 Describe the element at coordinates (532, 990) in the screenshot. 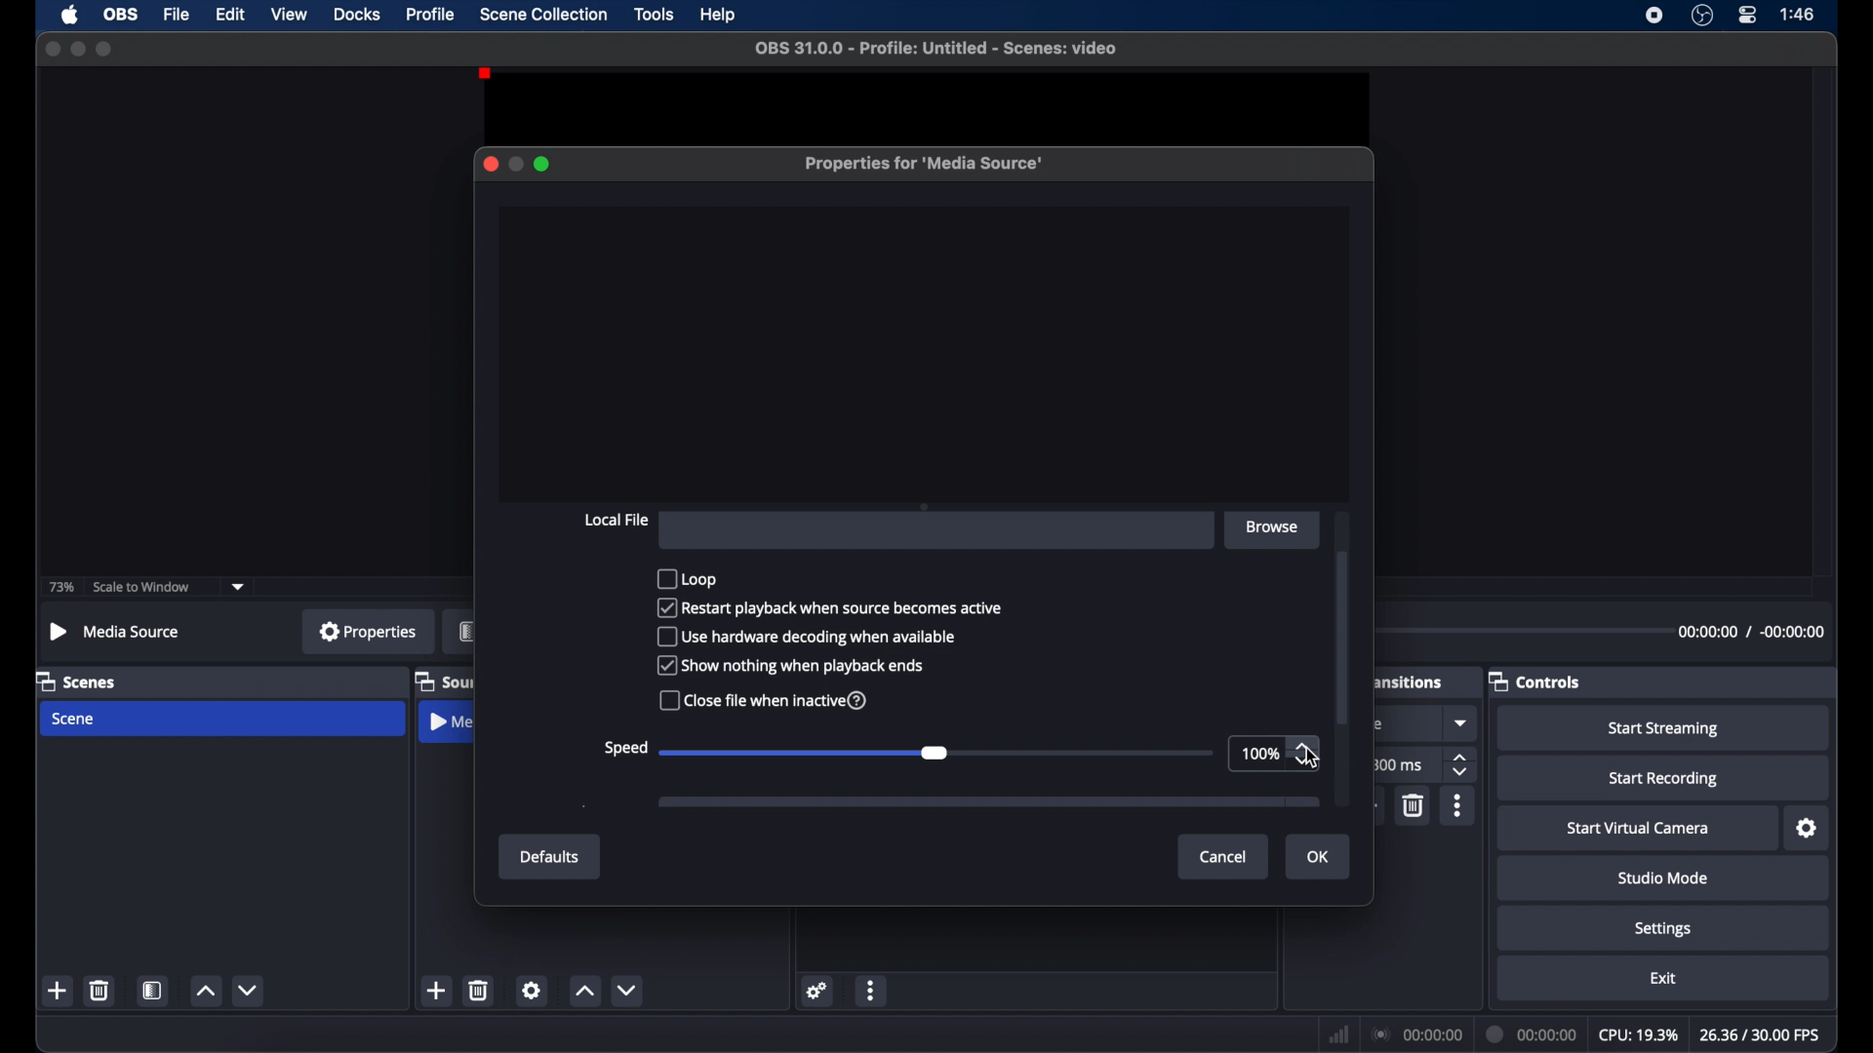

I see `settings` at that location.